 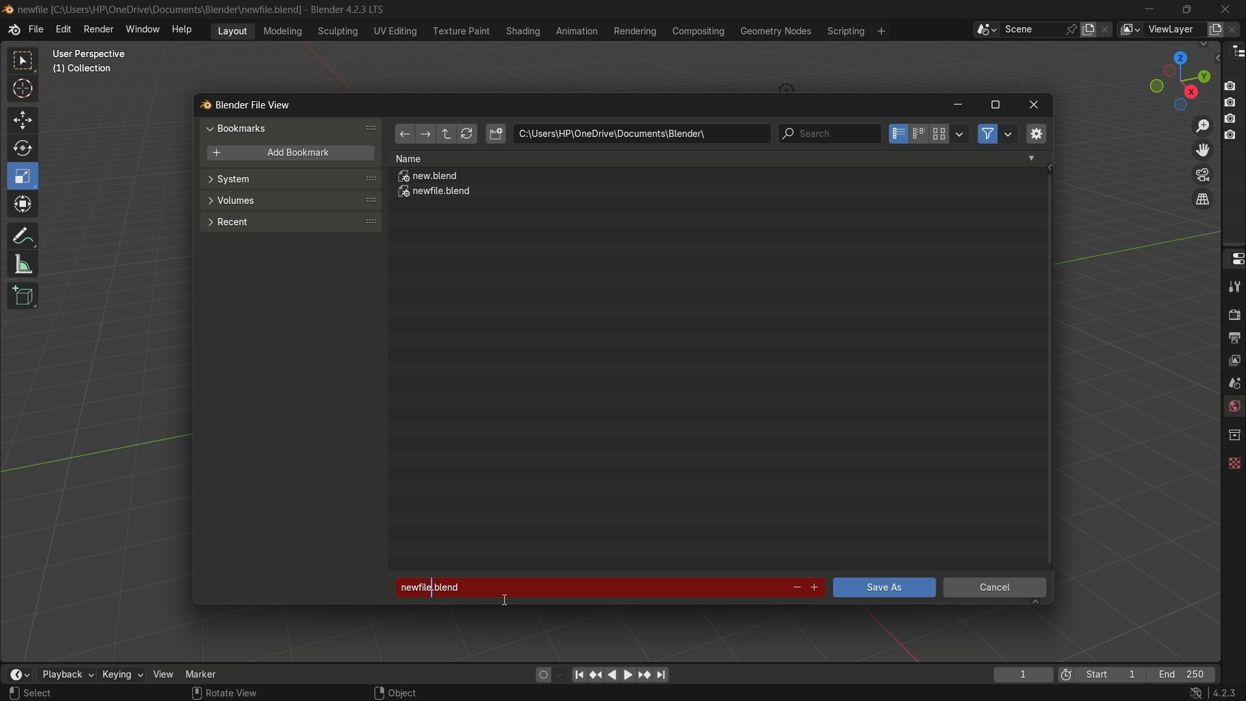 I want to click on Name, so click(x=715, y=158).